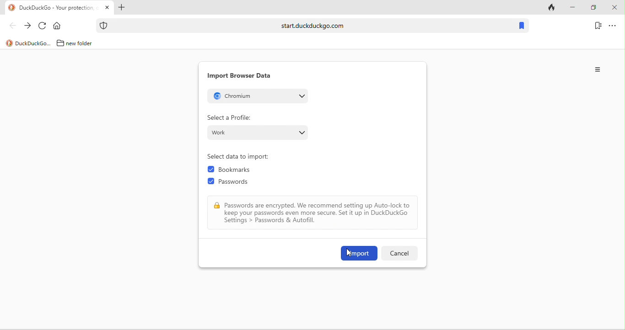  Describe the element at coordinates (359, 253) in the screenshot. I see `import` at that location.